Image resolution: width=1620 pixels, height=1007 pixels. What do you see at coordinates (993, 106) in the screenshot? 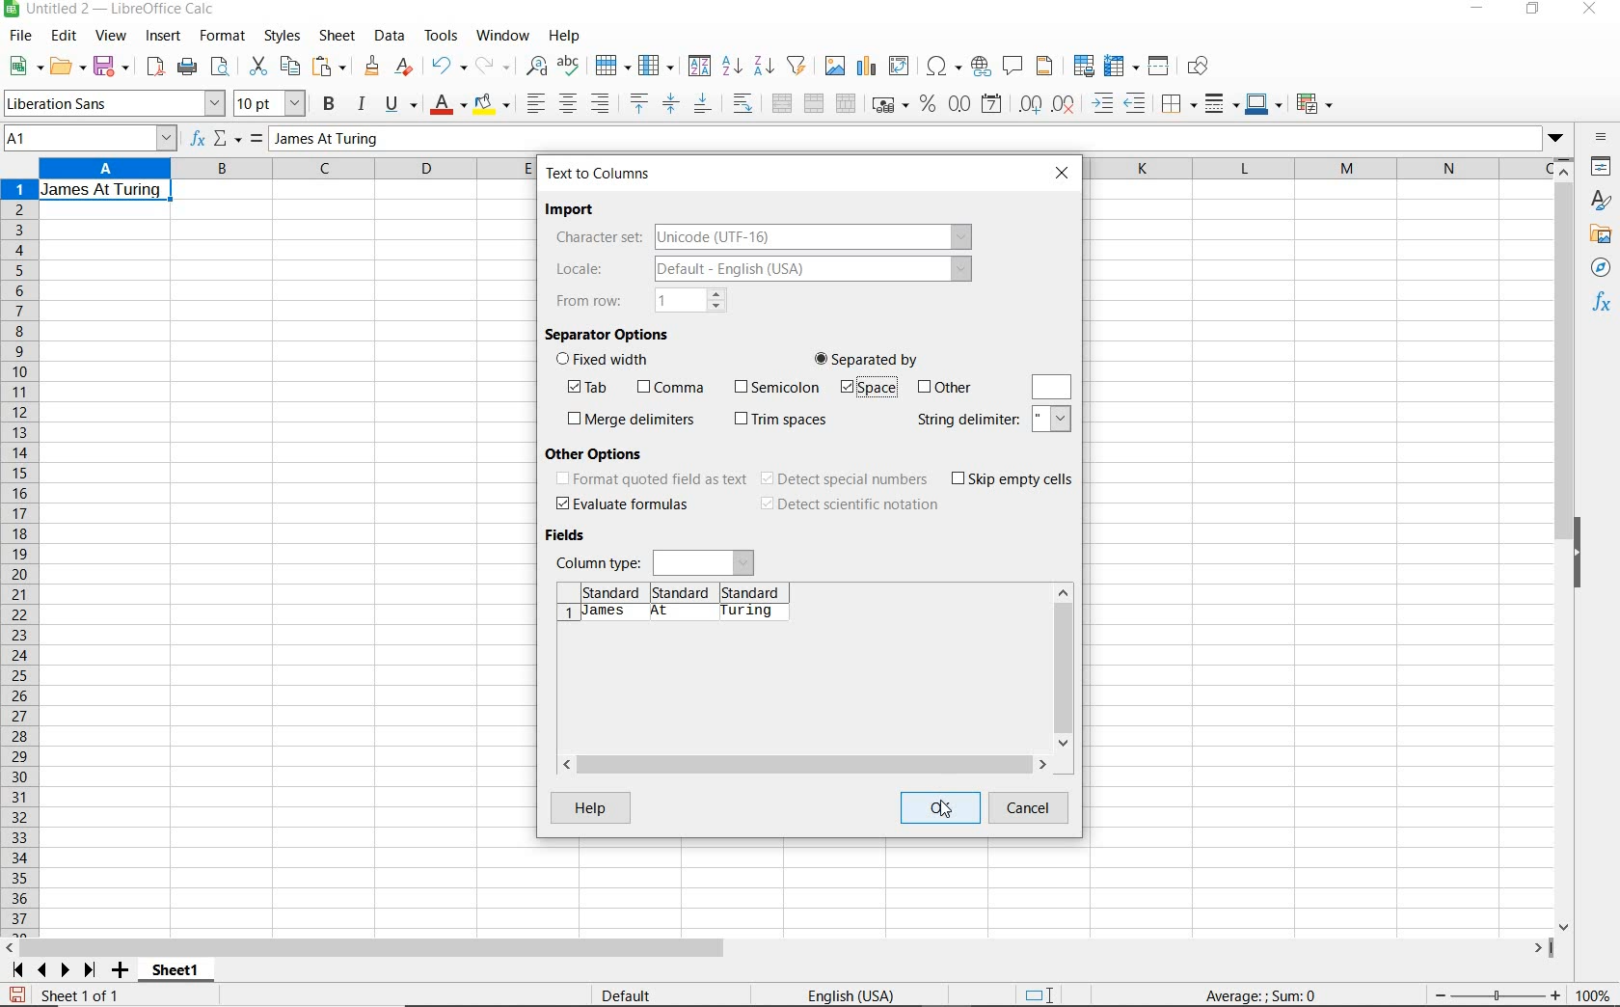
I see `format as date` at bounding box center [993, 106].